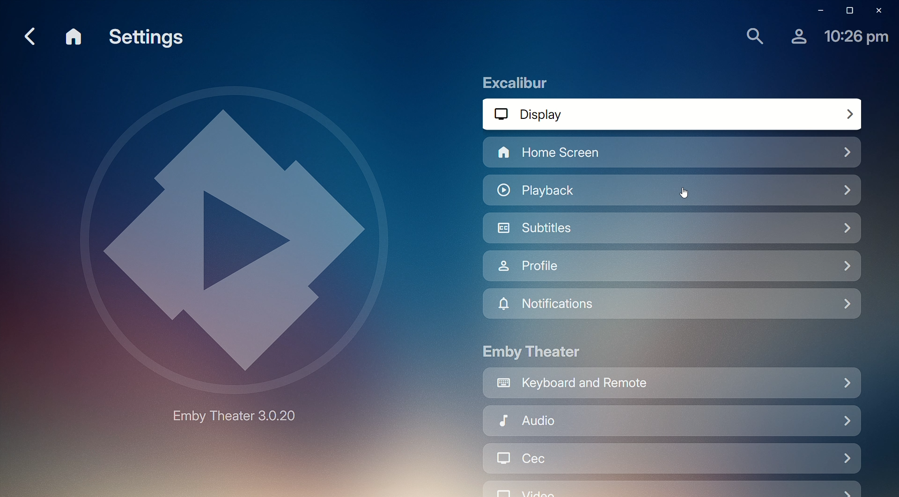 Image resolution: width=899 pixels, height=497 pixels. I want to click on Profile, so click(675, 267).